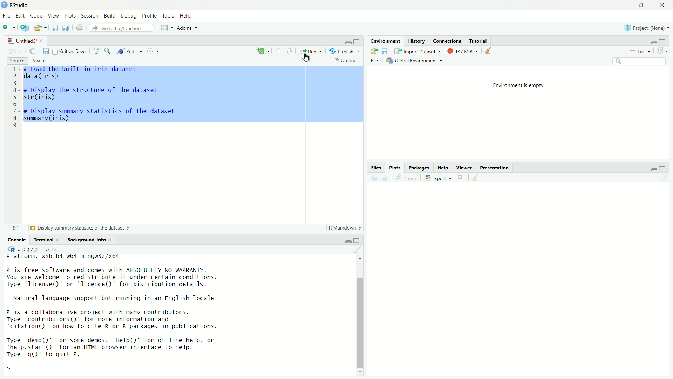 The width and height of the screenshot is (673, 379). I want to click on Tools, so click(169, 16).